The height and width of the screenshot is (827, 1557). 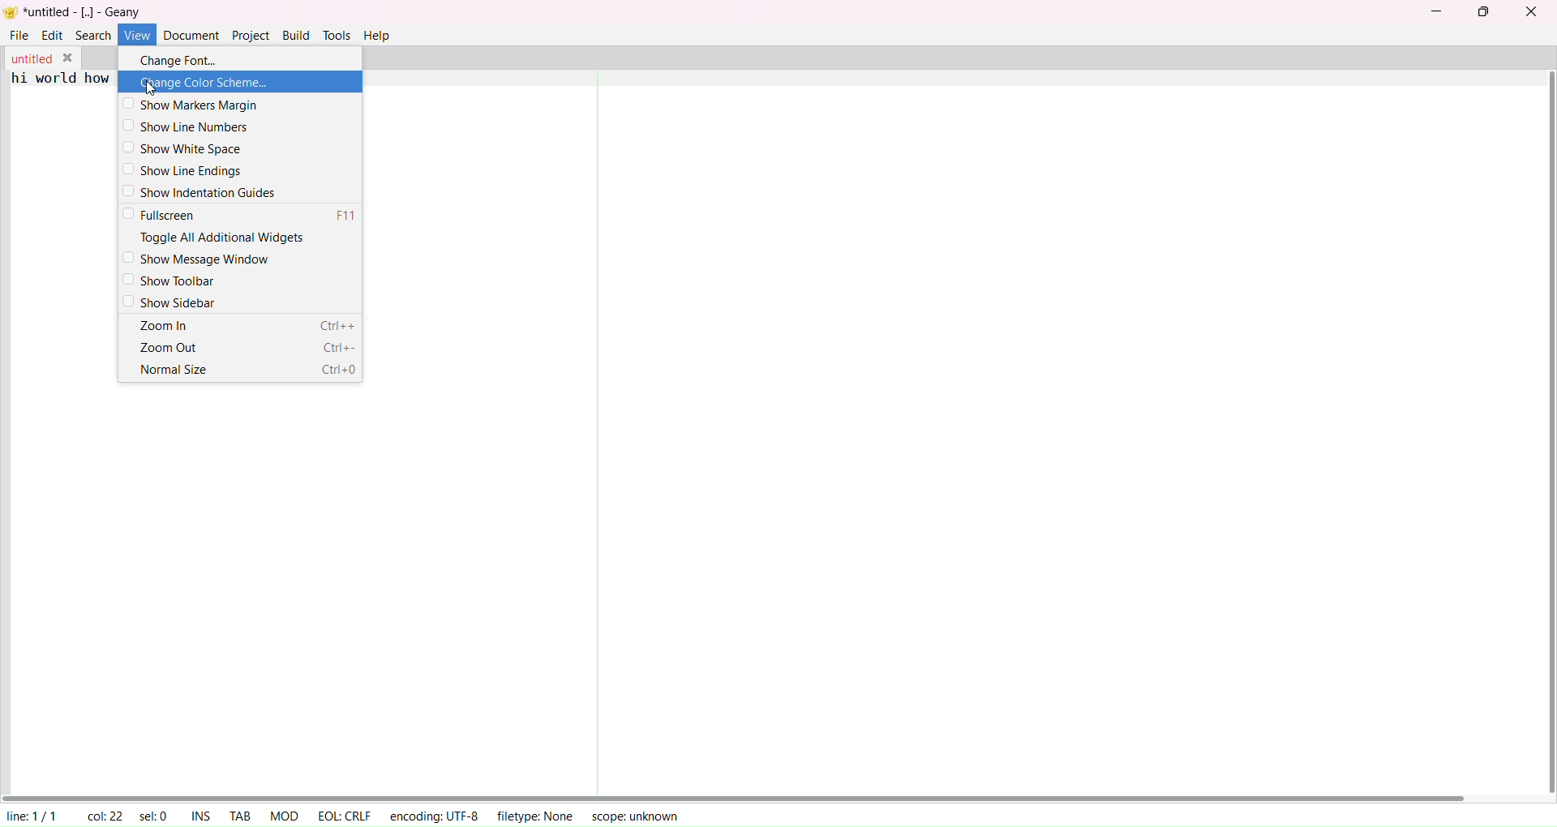 What do you see at coordinates (247, 348) in the screenshot?
I see `zoom out` at bounding box center [247, 348].